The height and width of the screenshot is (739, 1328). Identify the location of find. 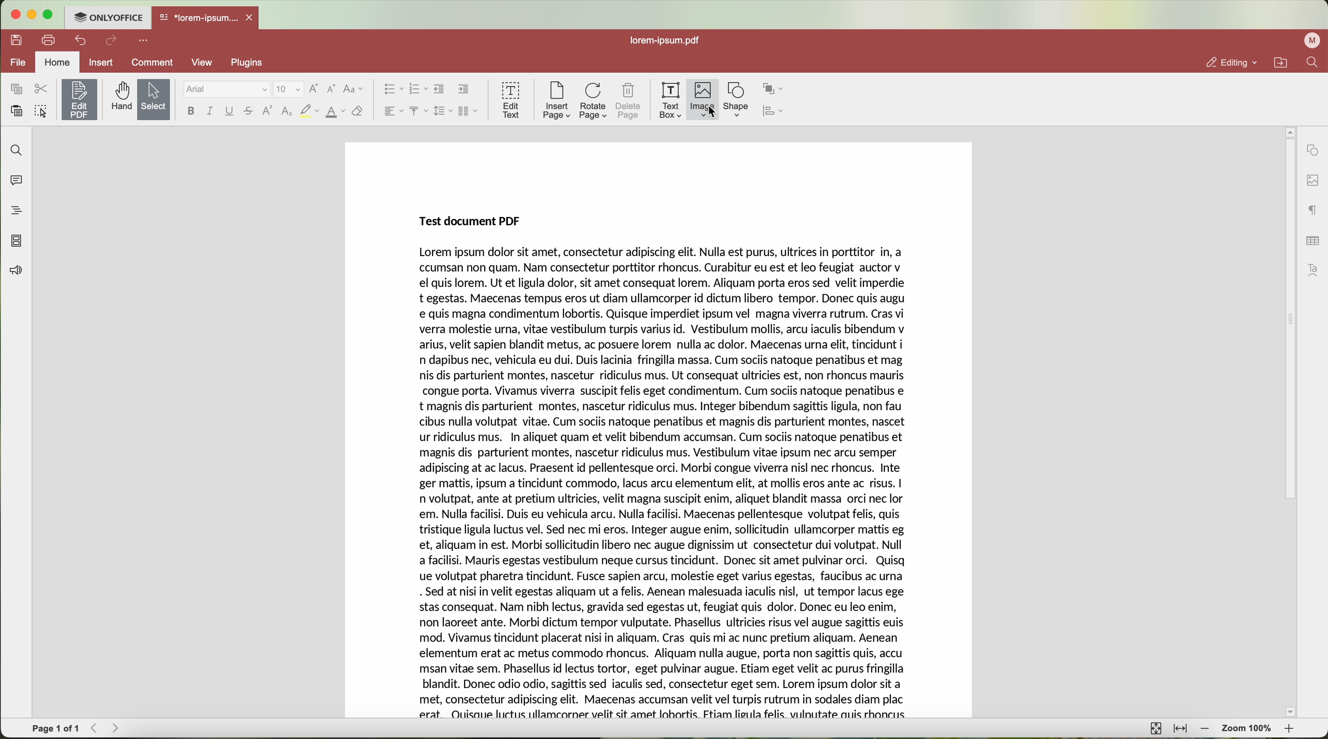
(14, 149).